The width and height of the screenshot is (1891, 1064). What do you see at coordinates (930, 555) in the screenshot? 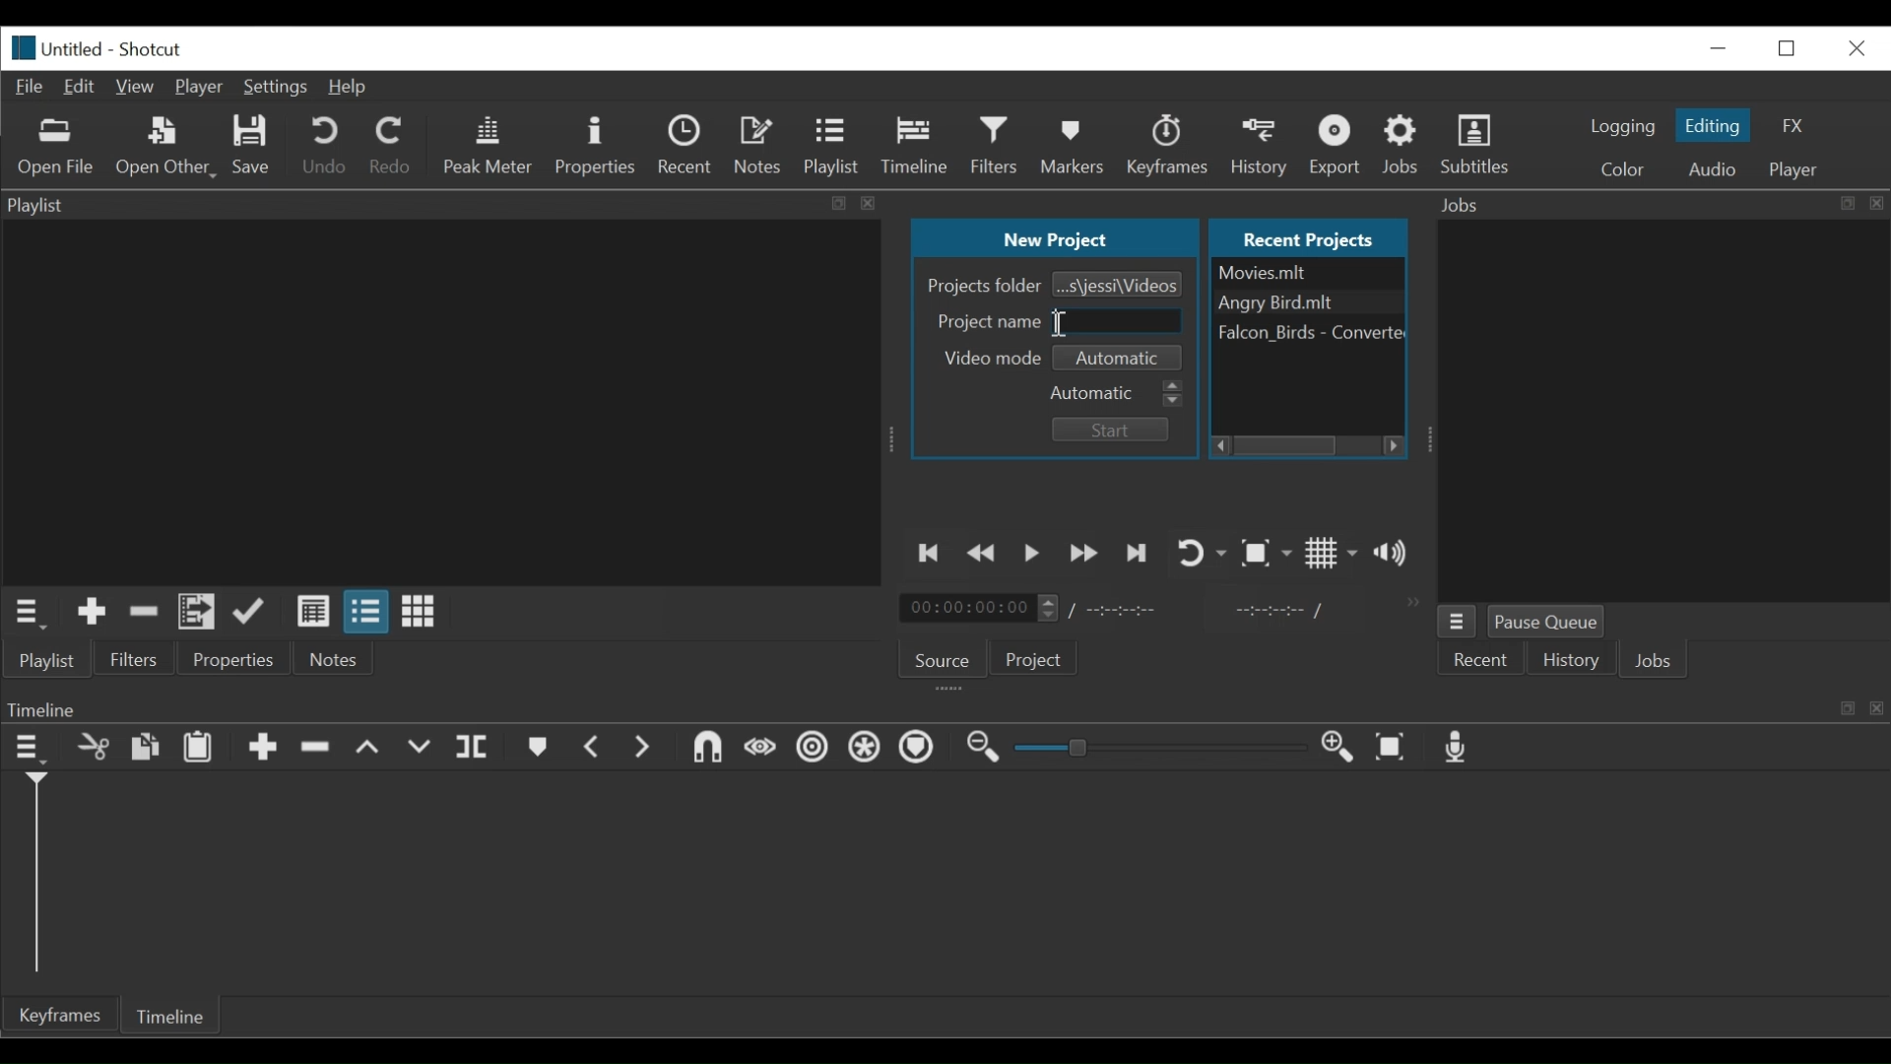
I see `Skip to the previous point` at bounding box center [930, 555].